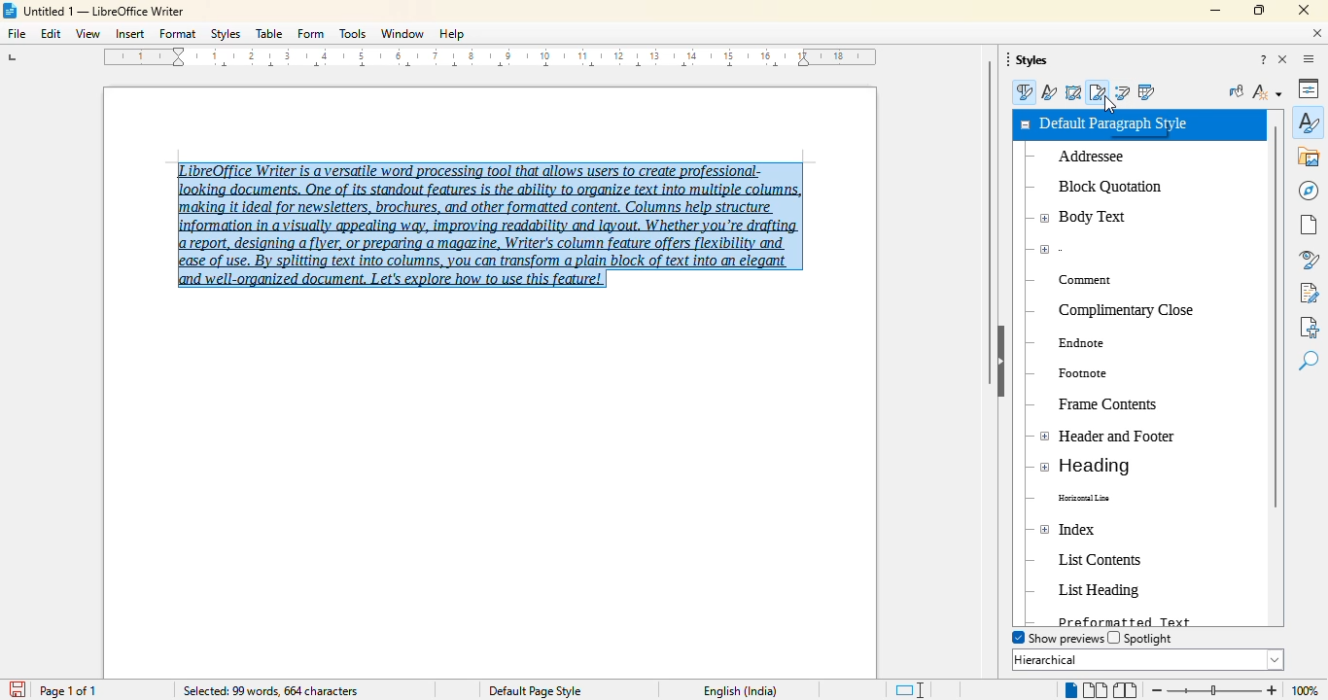 This screenshot has height=700, width=1328. What do you see at coordinates (1057, 638) in the screenshot?
I see `show previews` at bounding box center [1057, 638].